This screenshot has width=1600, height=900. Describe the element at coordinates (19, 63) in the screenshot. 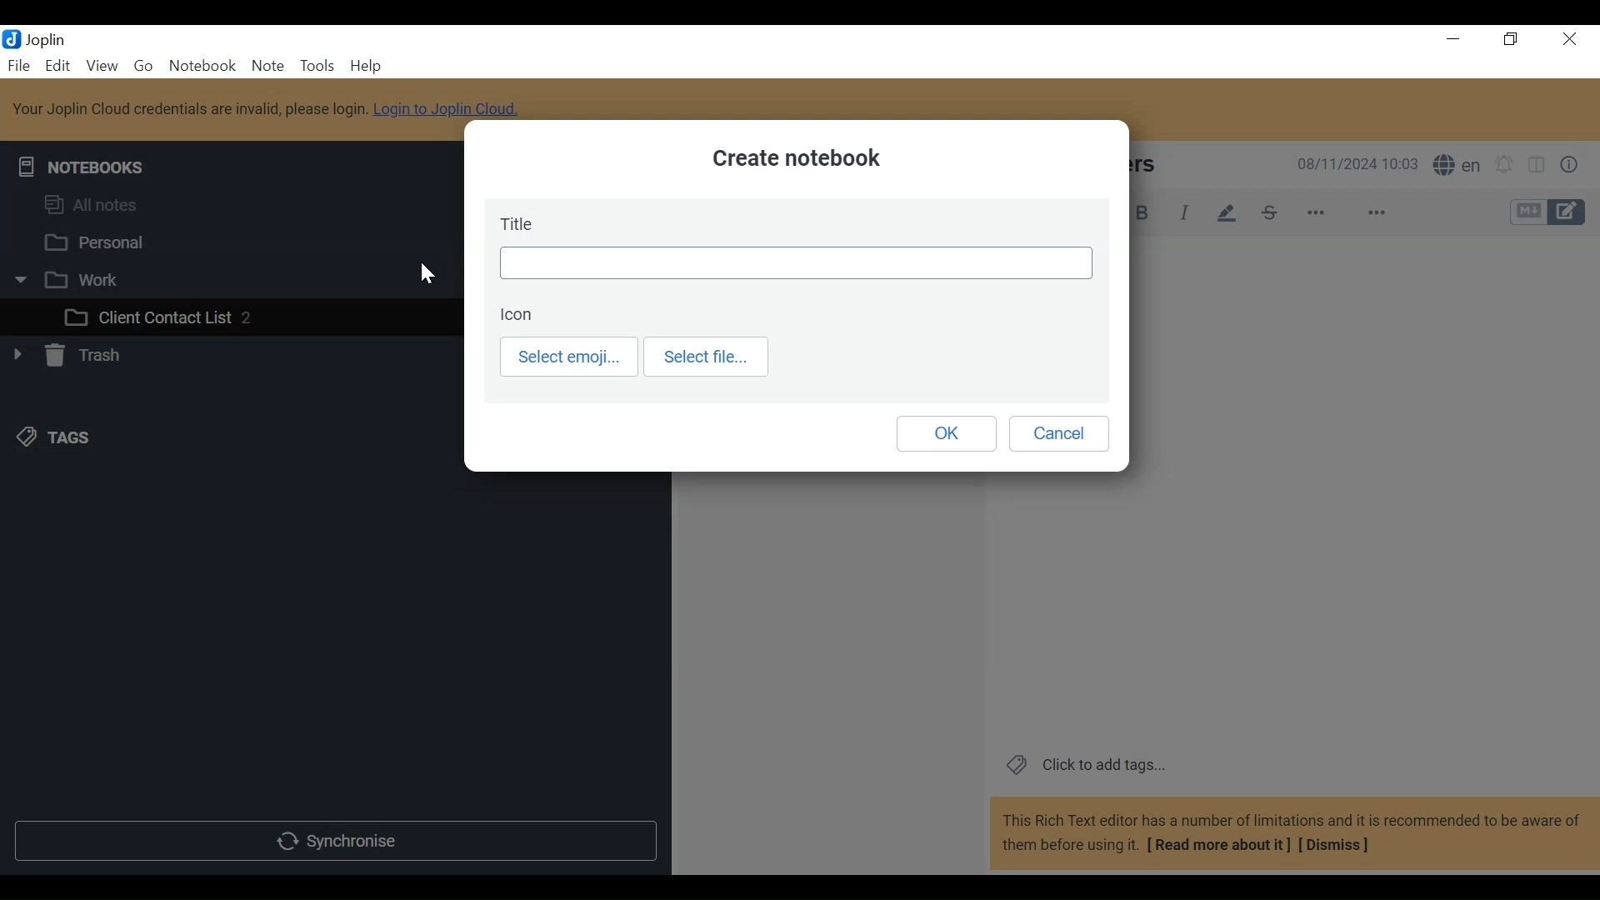

I see `File` at that location.